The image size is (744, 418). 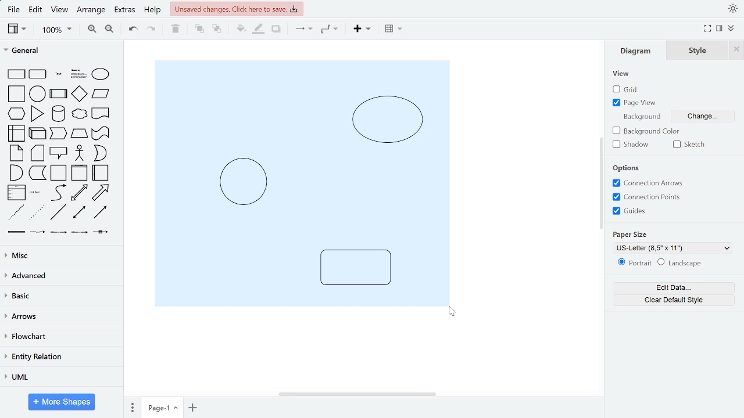 I want to click on flowchart, so click(x=59, y=337).